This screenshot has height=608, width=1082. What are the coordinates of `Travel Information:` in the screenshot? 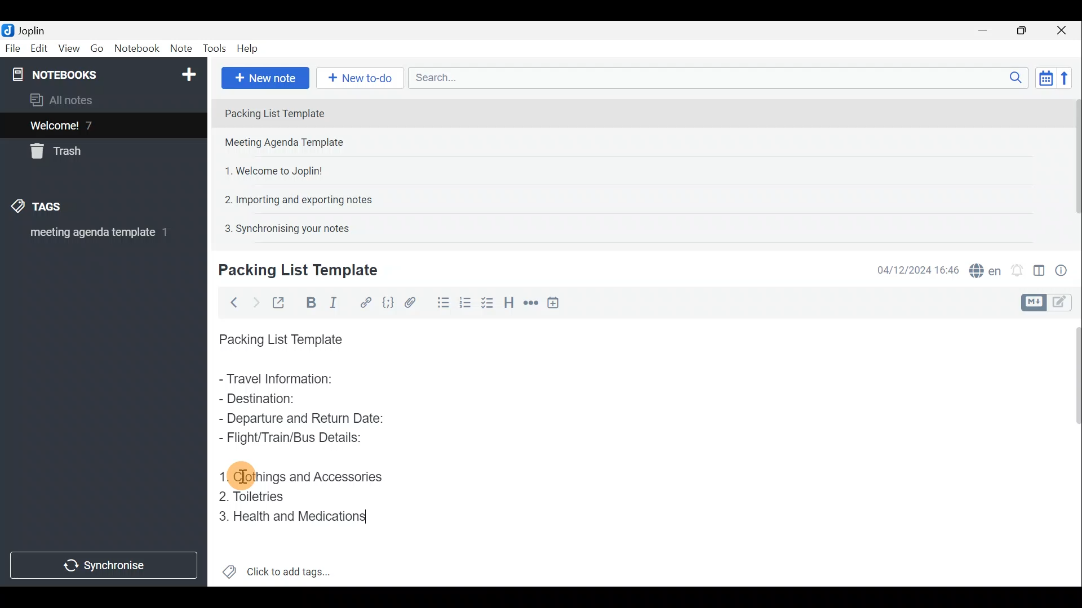 It's located at (286, 380).